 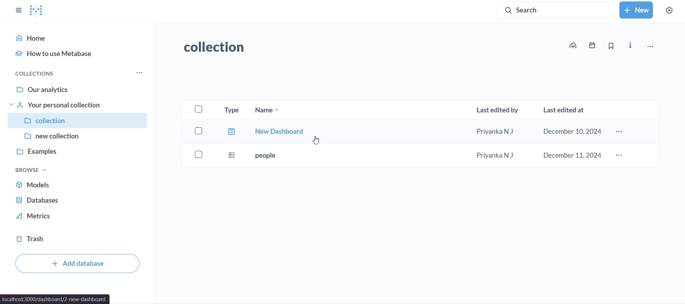 I want to click on how to use metabse, so click(x=79, y=54).